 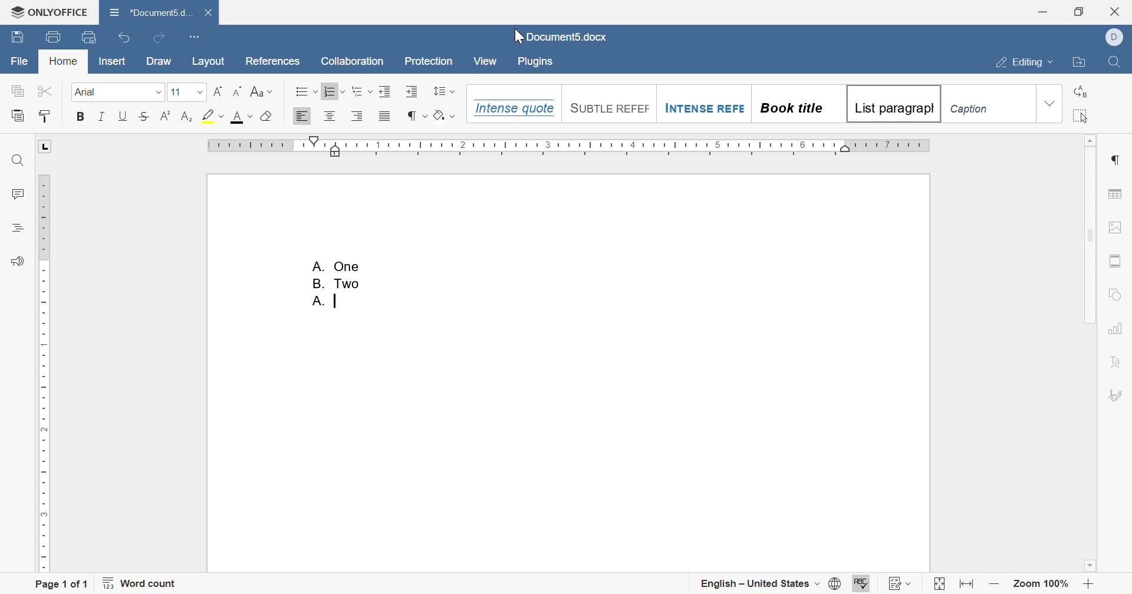 I want to click on paragraph settings, so click(x=1116, y=161).